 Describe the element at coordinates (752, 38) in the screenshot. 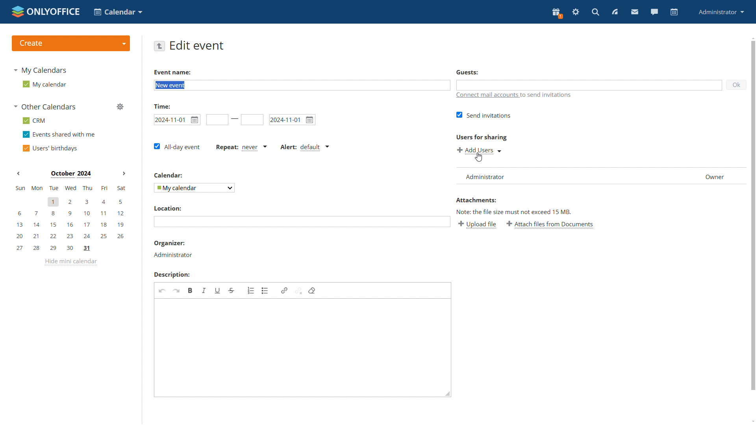

I see `scroll up` at that location.